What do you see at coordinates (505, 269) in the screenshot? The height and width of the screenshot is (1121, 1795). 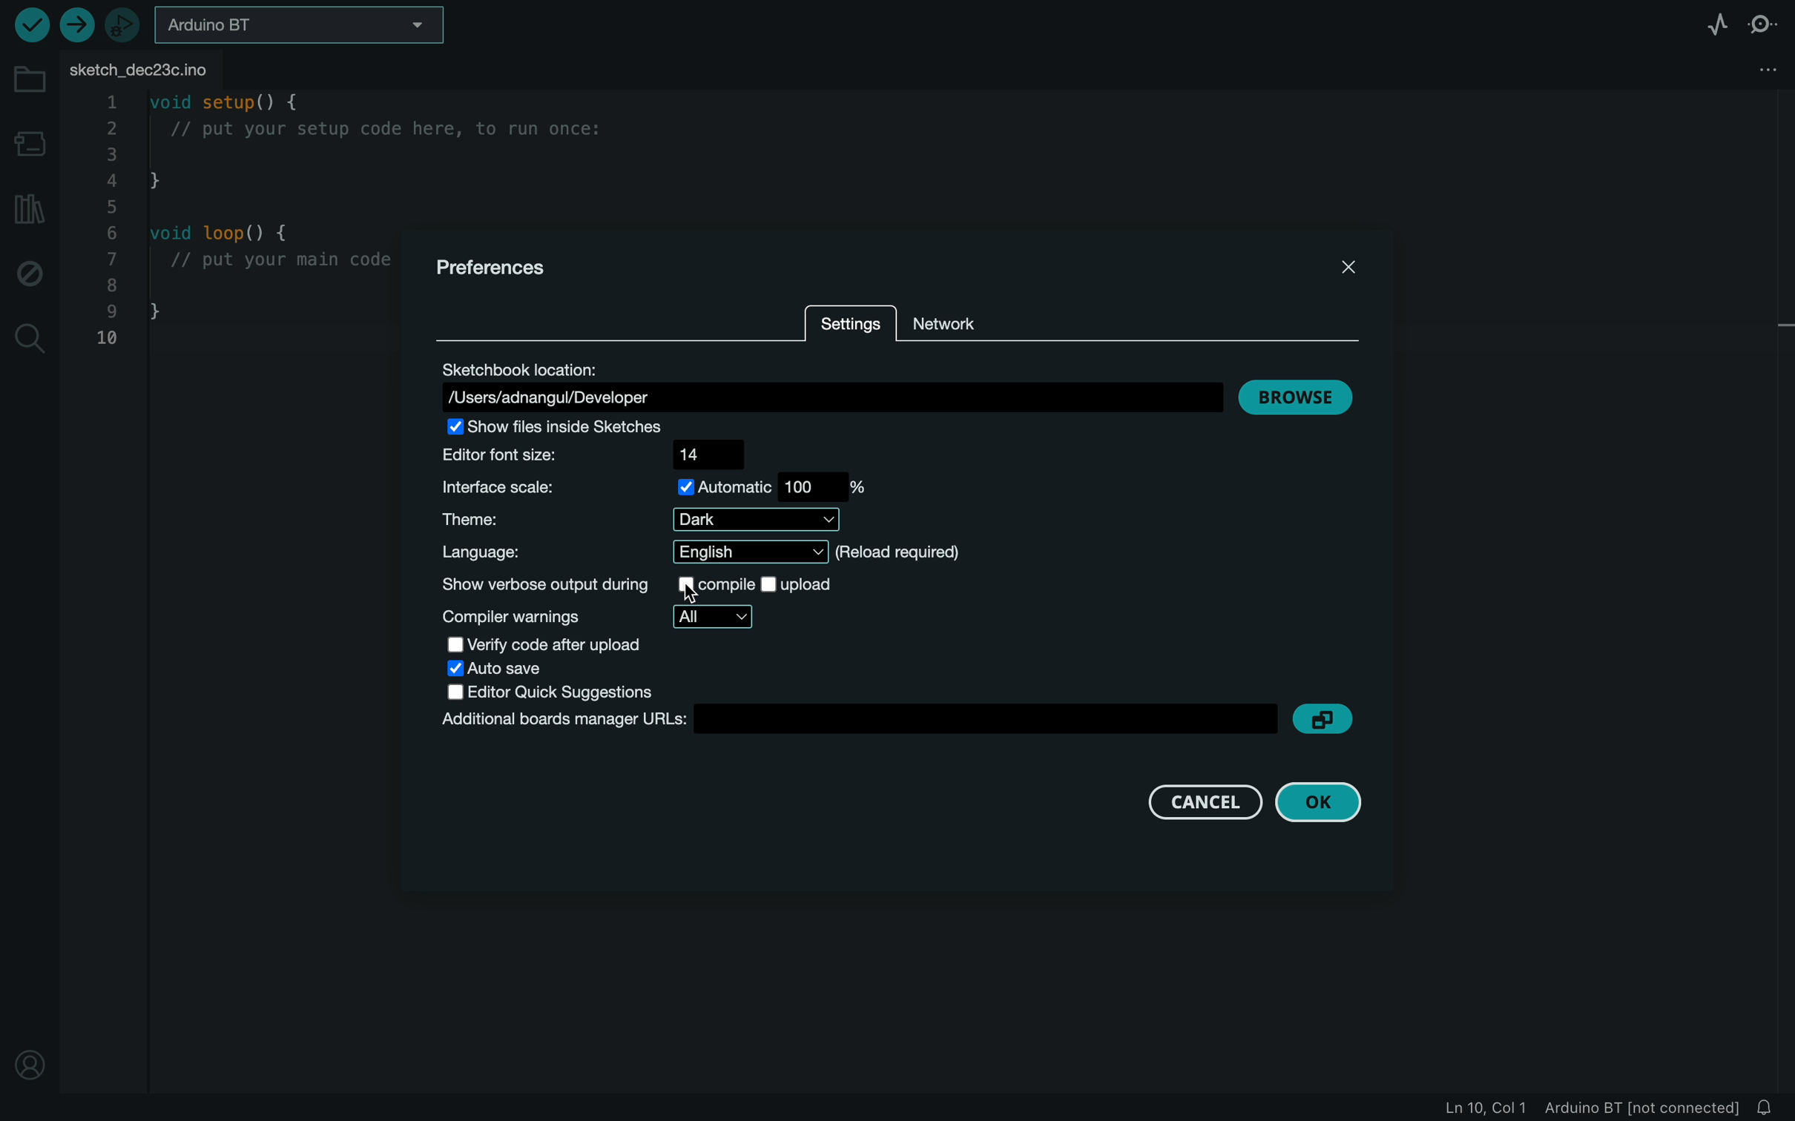 I see `prefernces` at bounding box center [505, 269].